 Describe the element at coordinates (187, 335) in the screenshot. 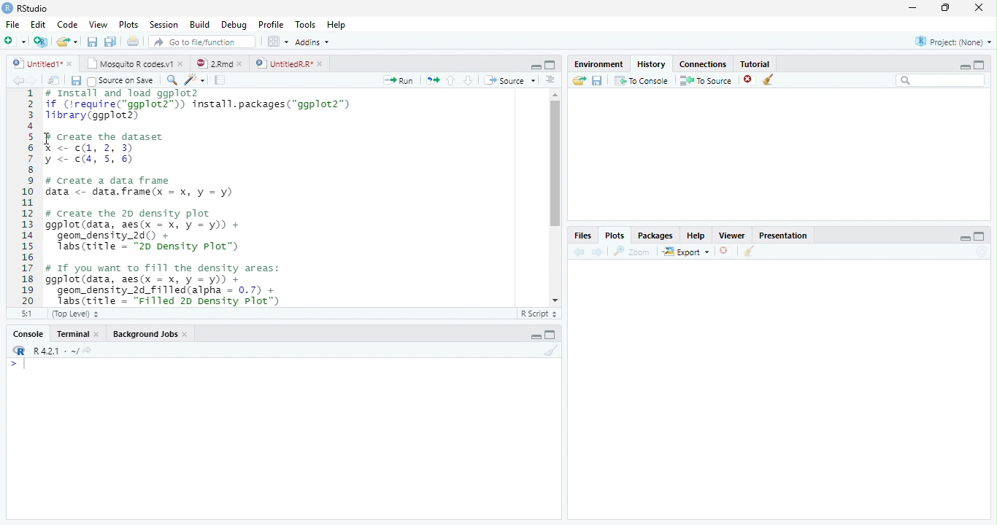

I see `close` at that location.